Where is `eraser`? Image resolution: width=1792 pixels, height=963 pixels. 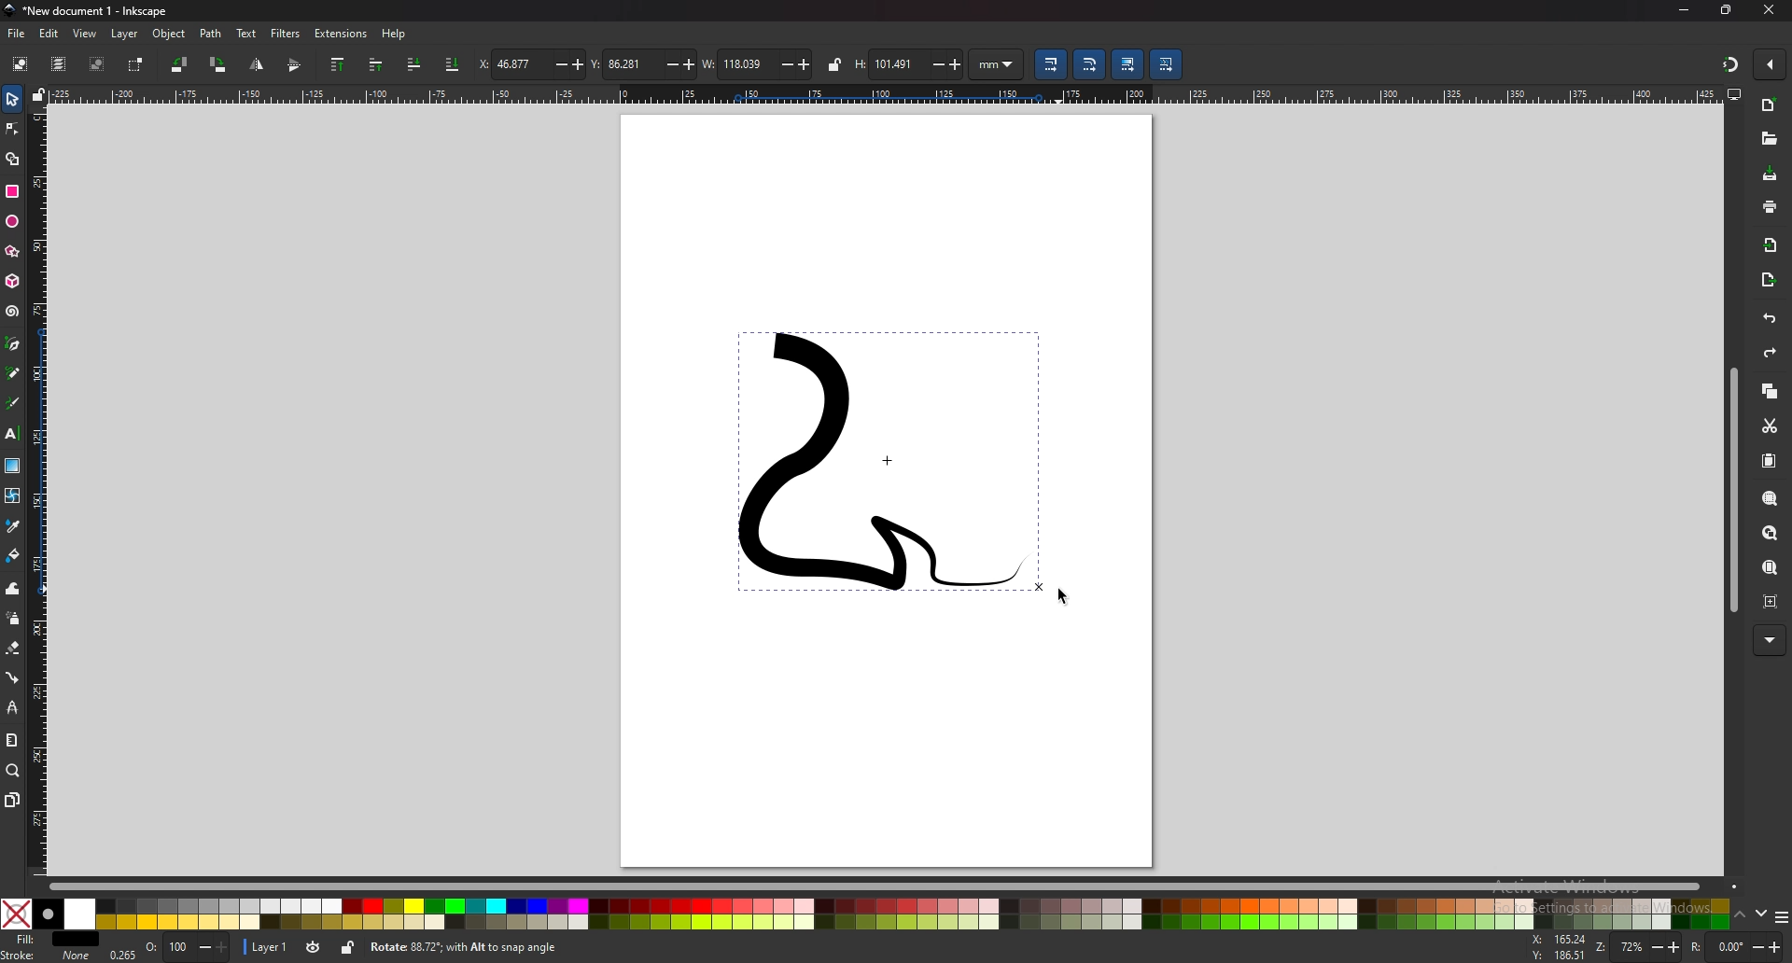 eraser is located at coordinates (12, 648).